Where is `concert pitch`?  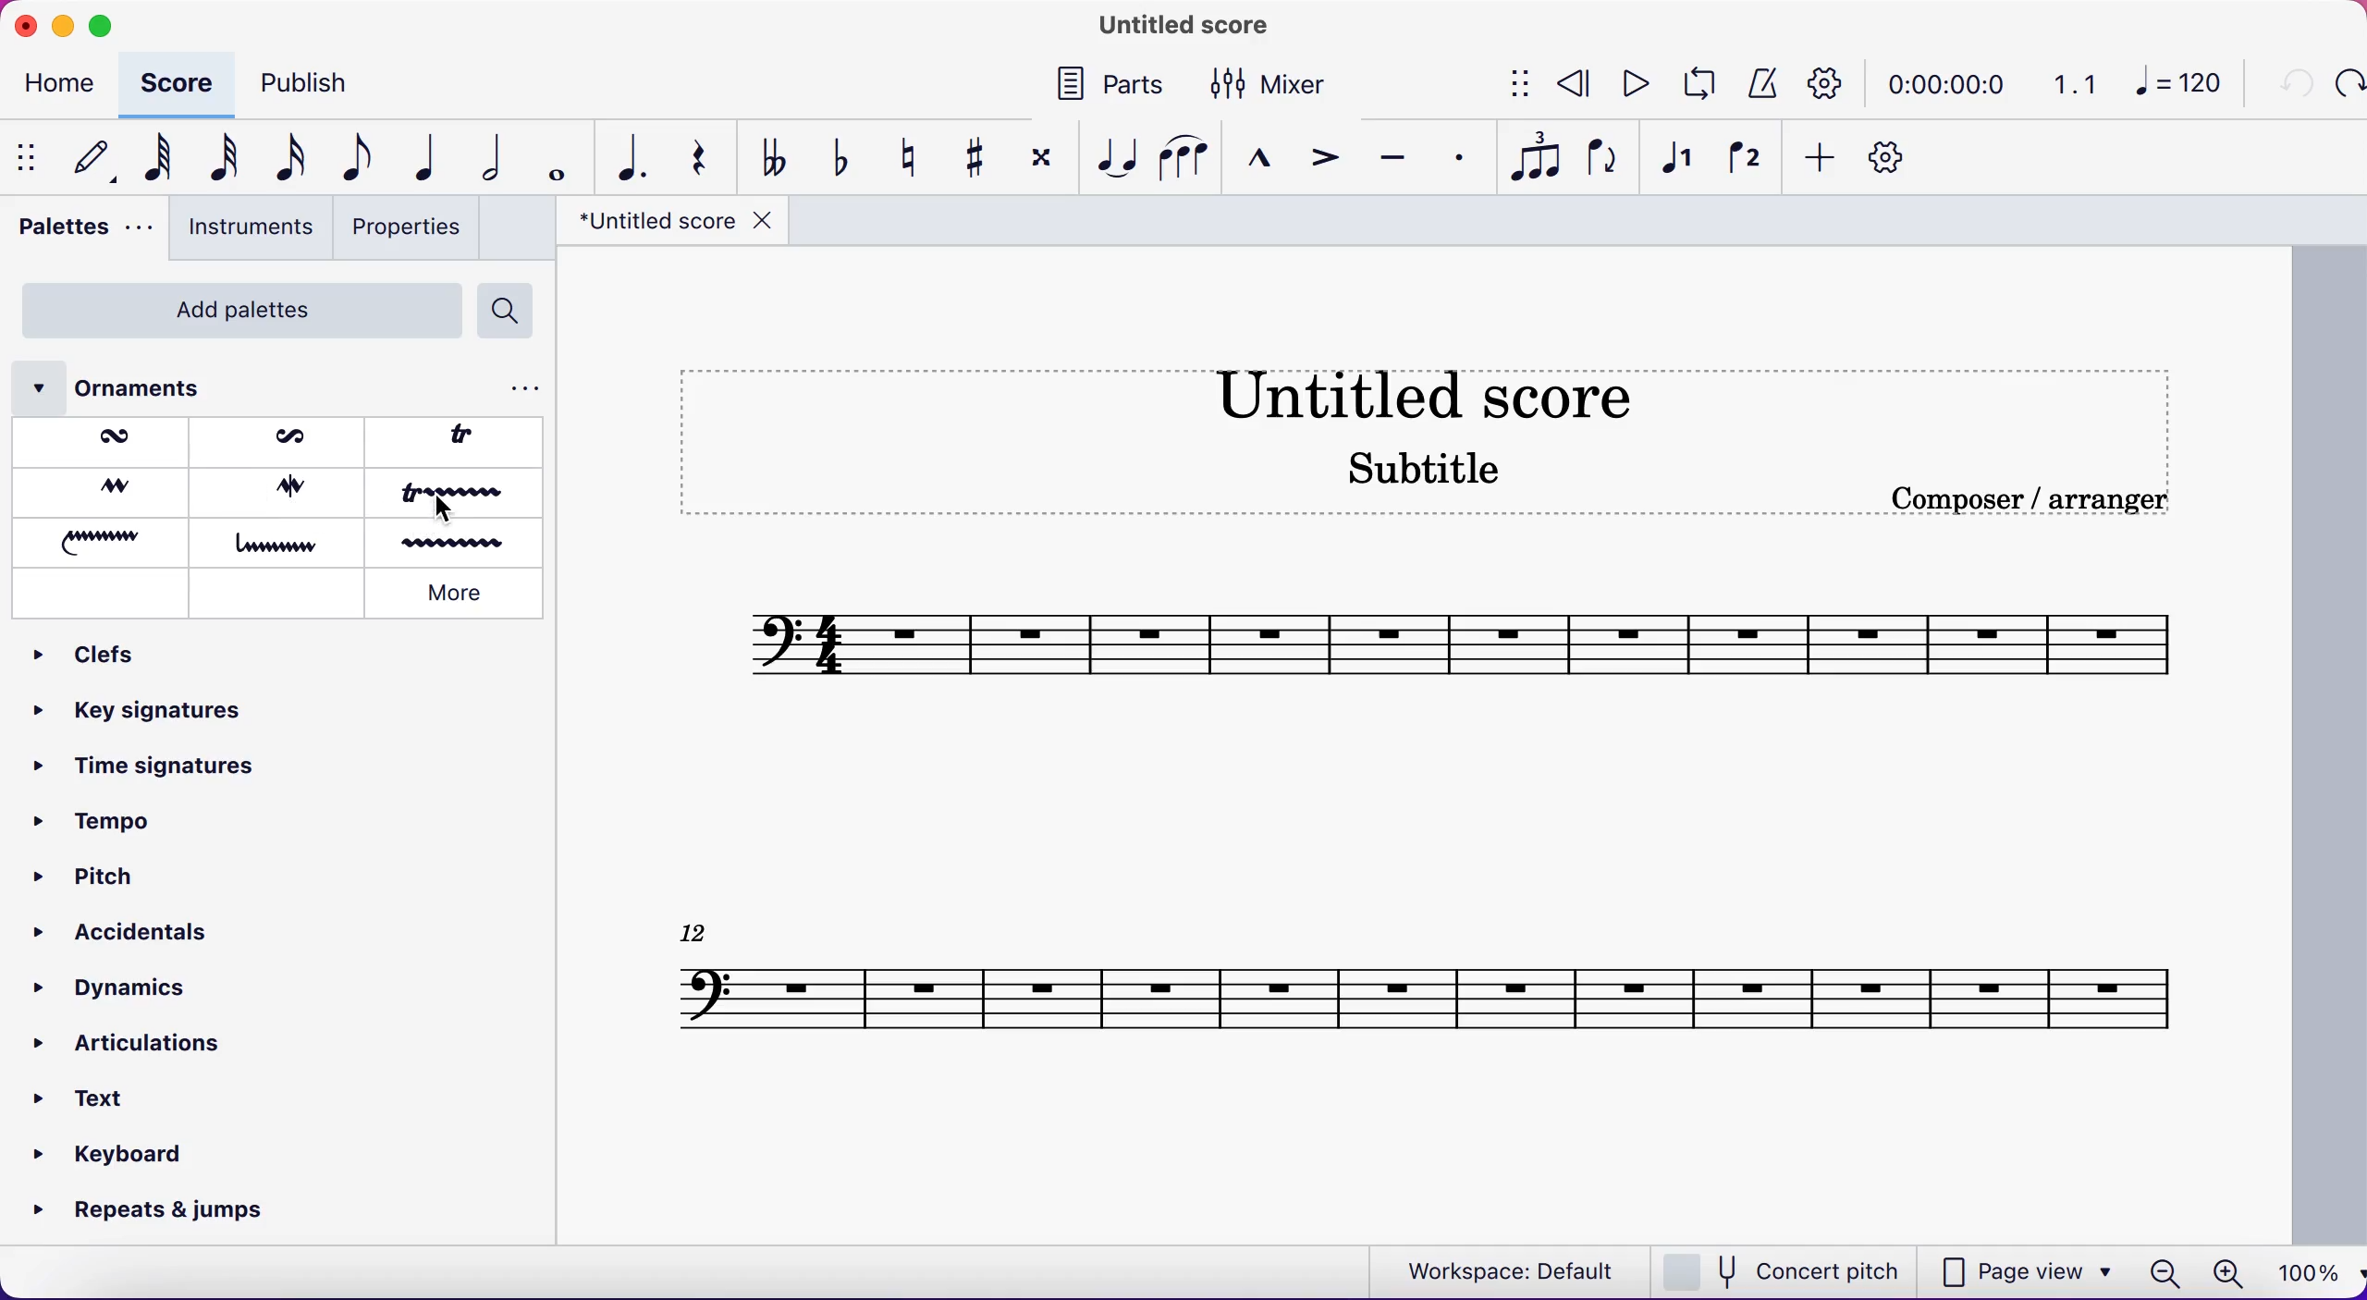
concert pitch is located at coordinates (1785, 1269).